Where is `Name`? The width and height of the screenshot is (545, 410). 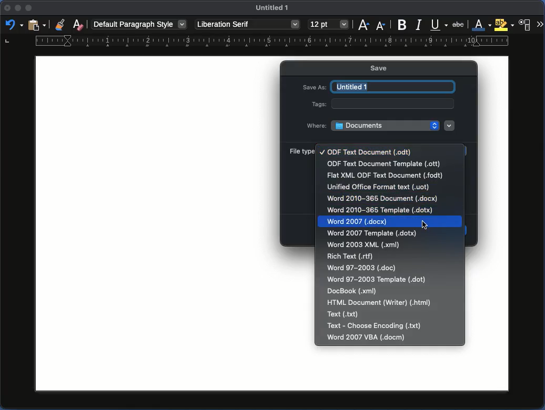
Name is located at coordinates (274, 9).